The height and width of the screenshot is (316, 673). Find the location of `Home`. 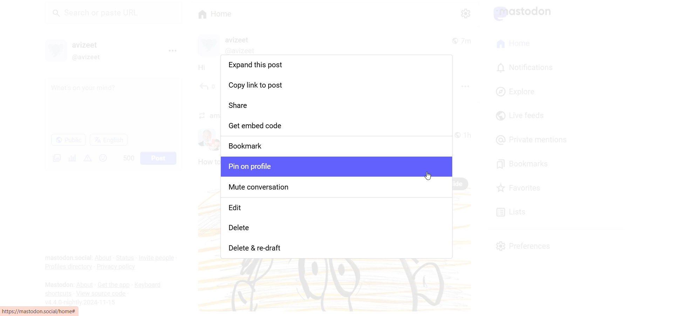

Home is located at coordinates (215, 13).